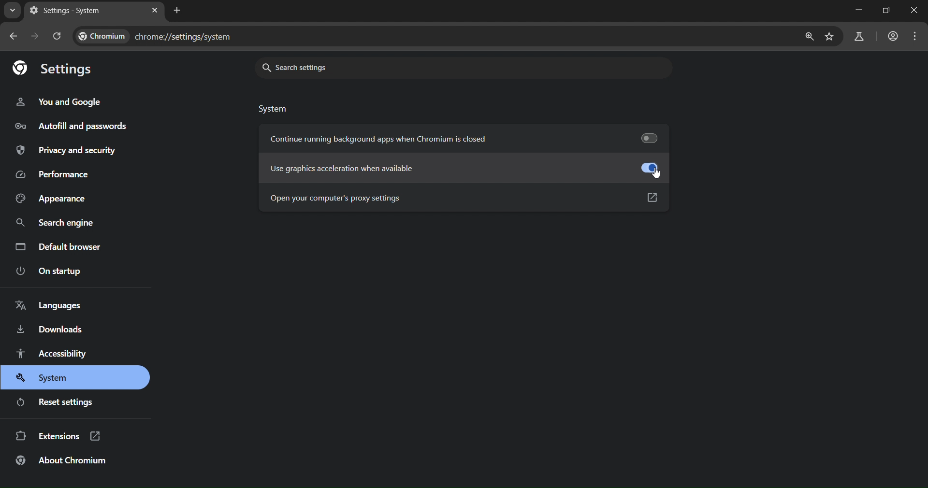  Describe the element at coordinates (14, 37) in the screenshot. I see `go back one page` at that location.